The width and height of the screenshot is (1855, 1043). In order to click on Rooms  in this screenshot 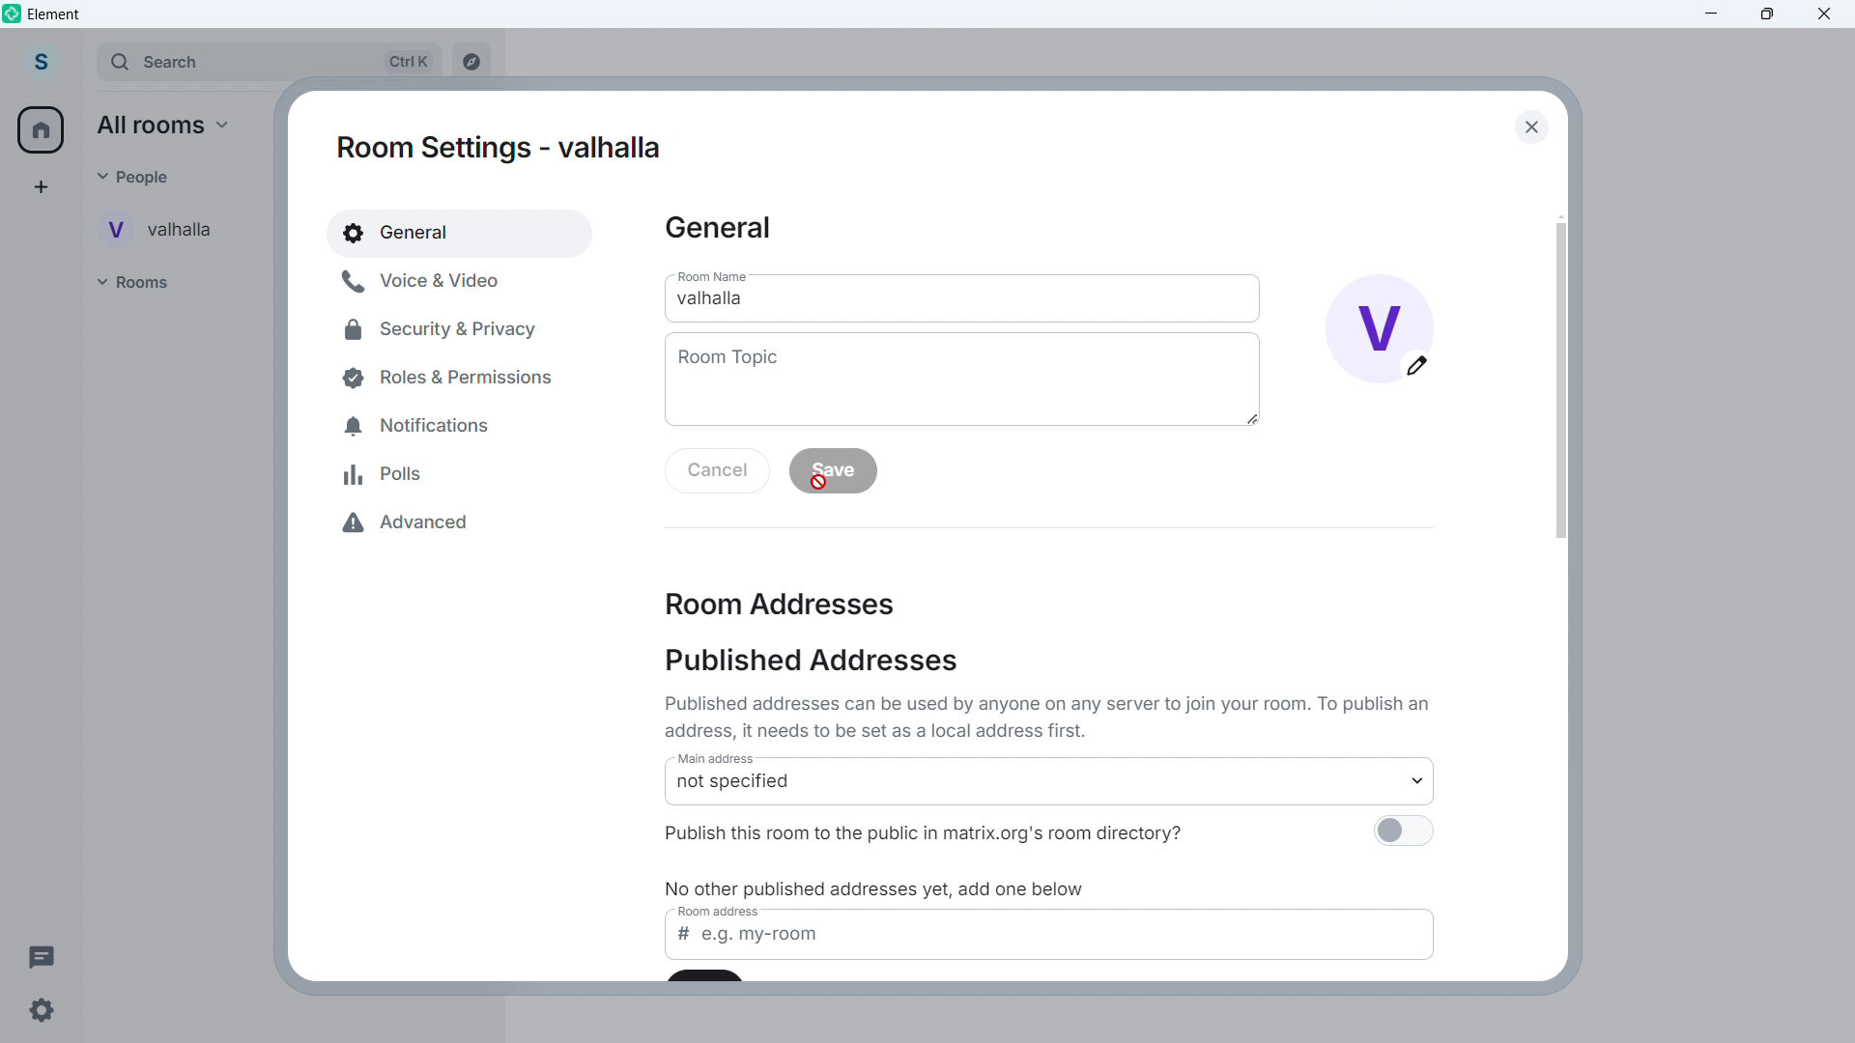, I will do `click(137, 281)`.